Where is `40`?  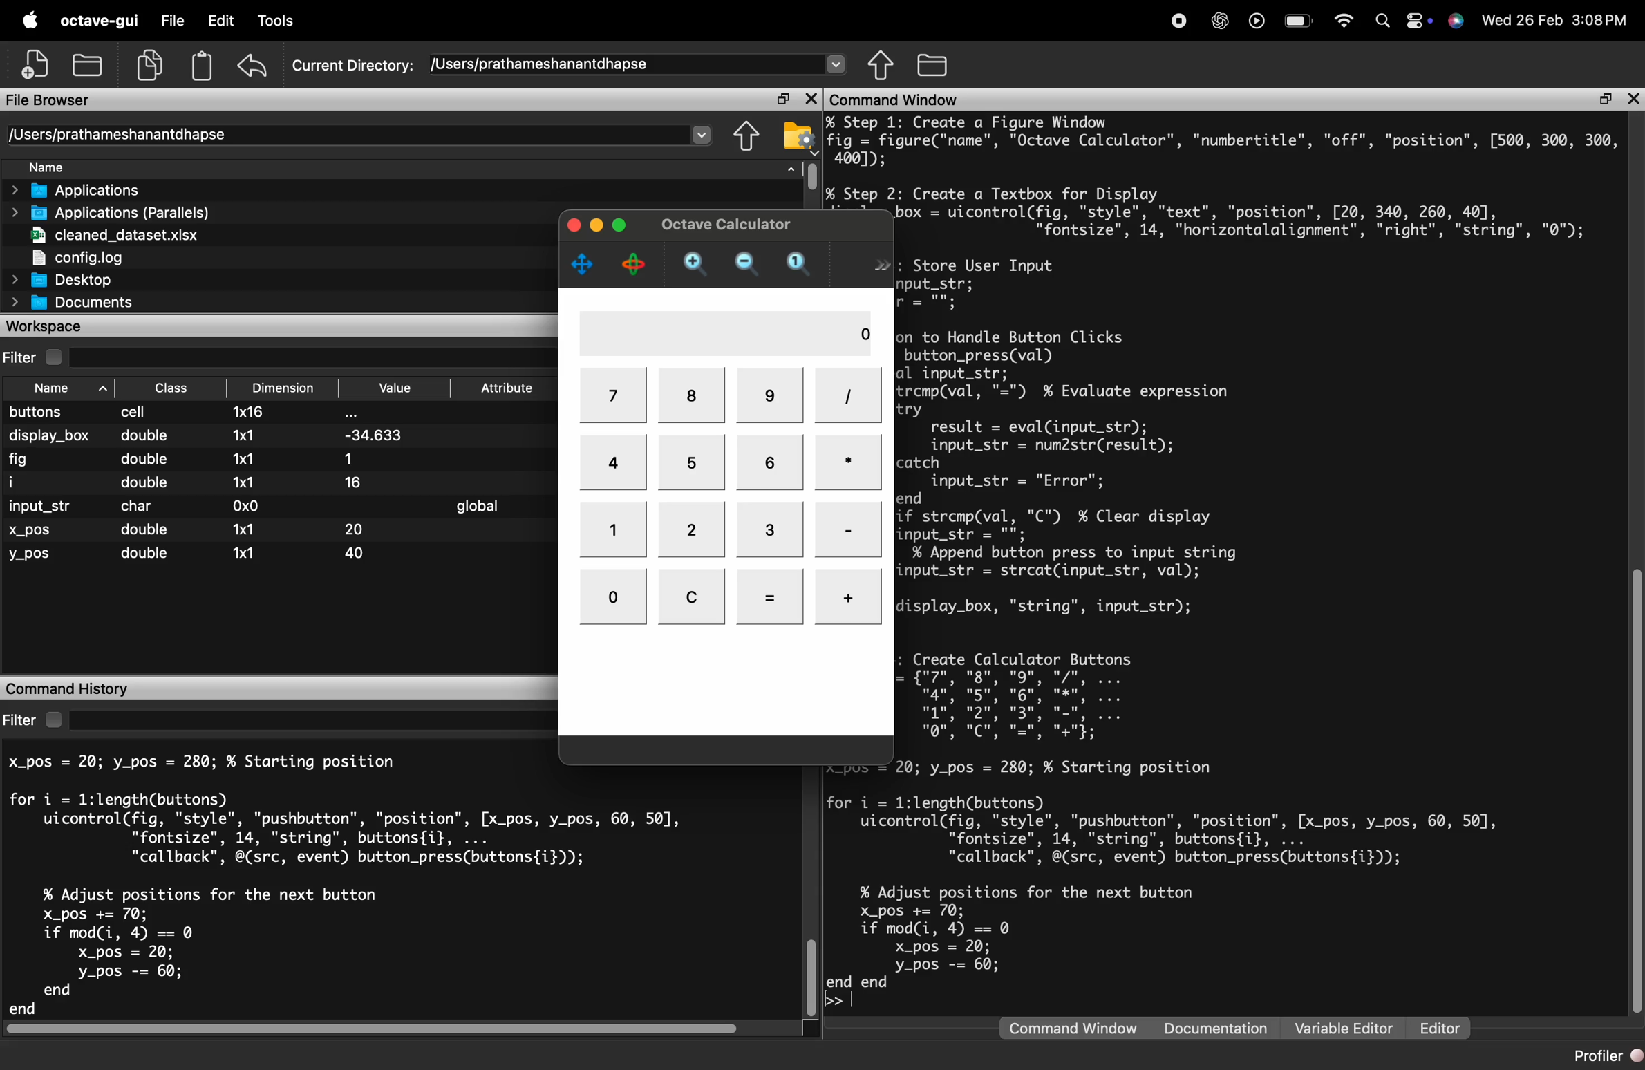
40 is located at coordinates (356, 554).